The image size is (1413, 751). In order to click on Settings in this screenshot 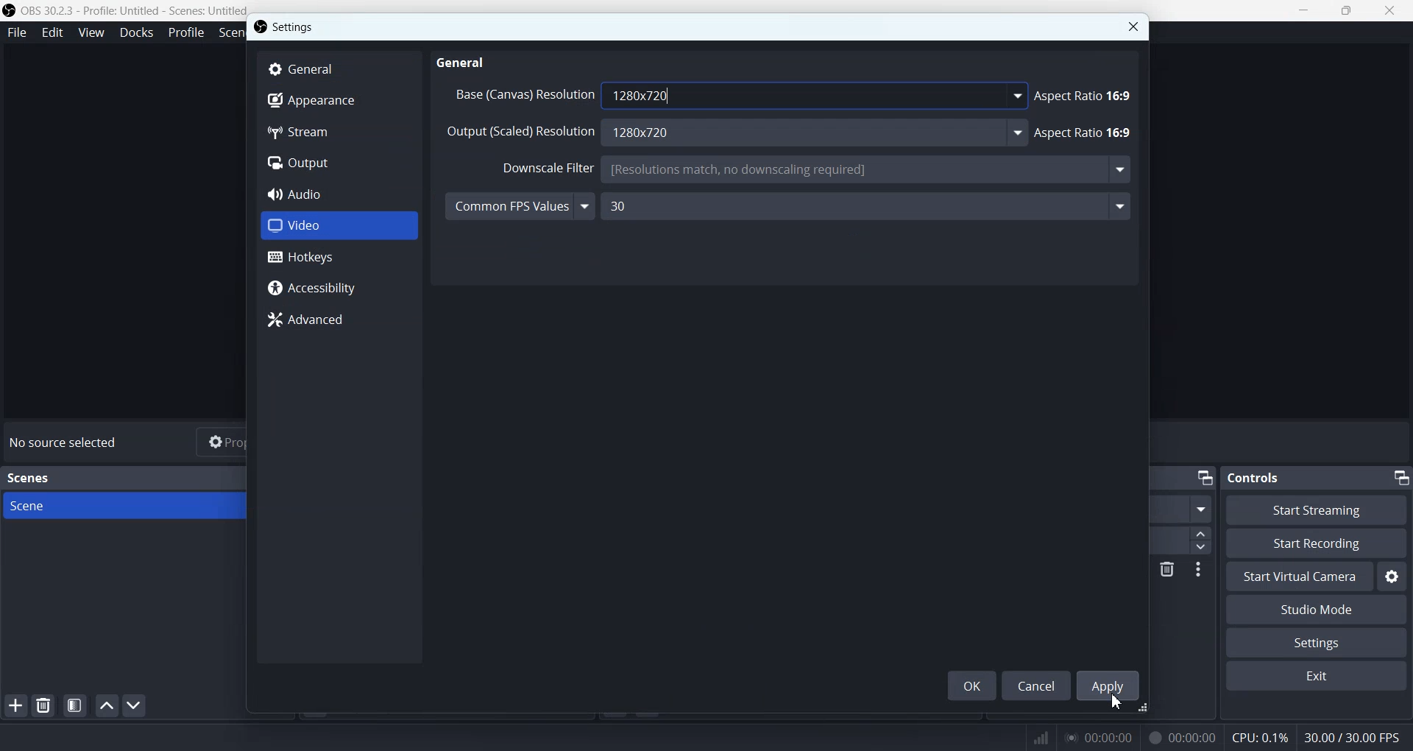, I will do `click(286, 27)`.